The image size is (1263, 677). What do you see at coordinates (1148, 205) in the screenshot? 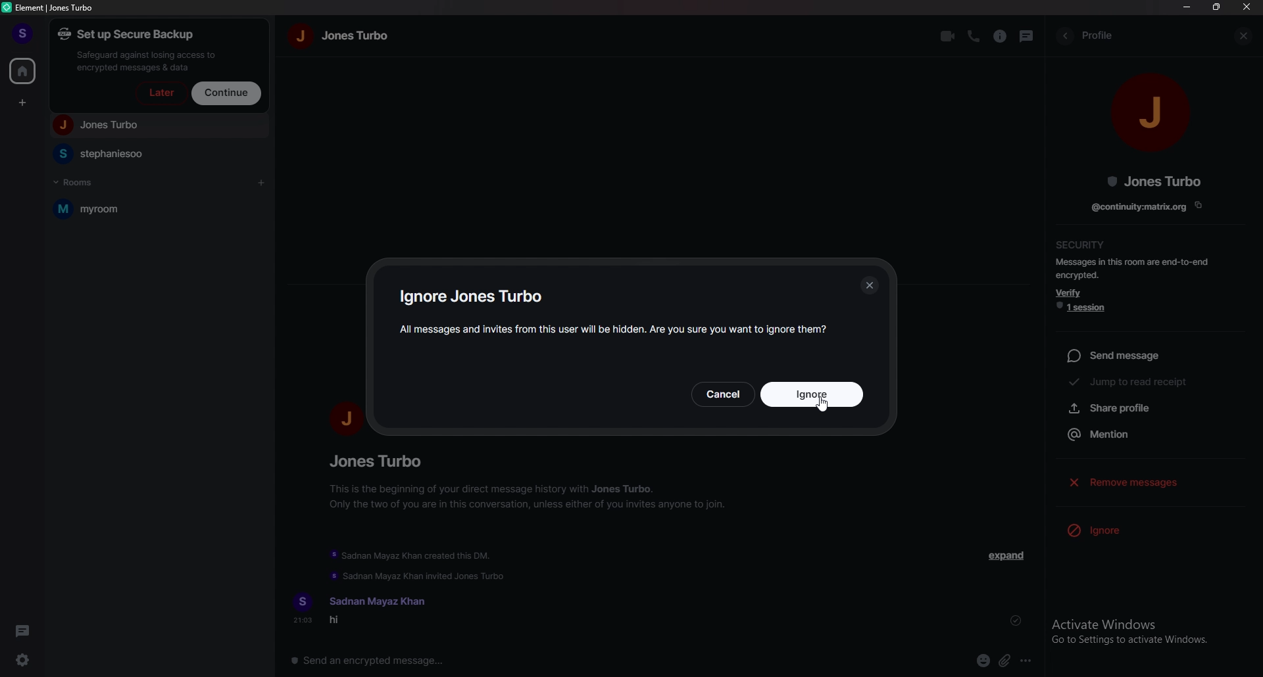
I see `copy link` at bounding box center [1148, 205].